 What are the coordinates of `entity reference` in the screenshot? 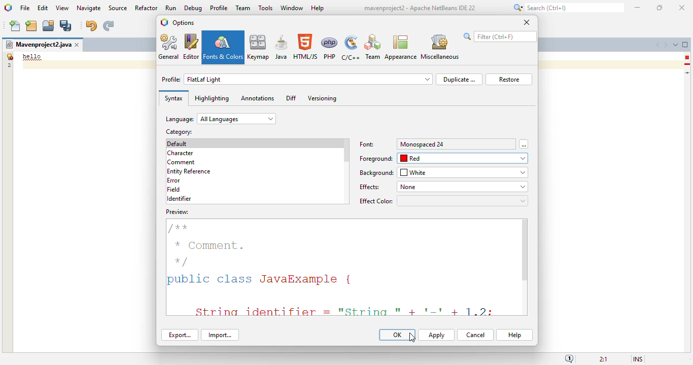 It's located at (189, 172).